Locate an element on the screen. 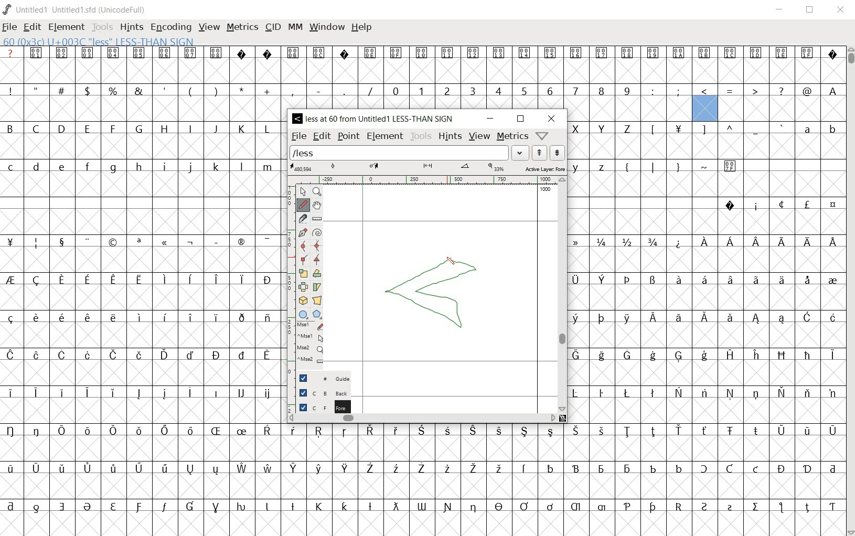  special letters is located at coordinates (707, 355).